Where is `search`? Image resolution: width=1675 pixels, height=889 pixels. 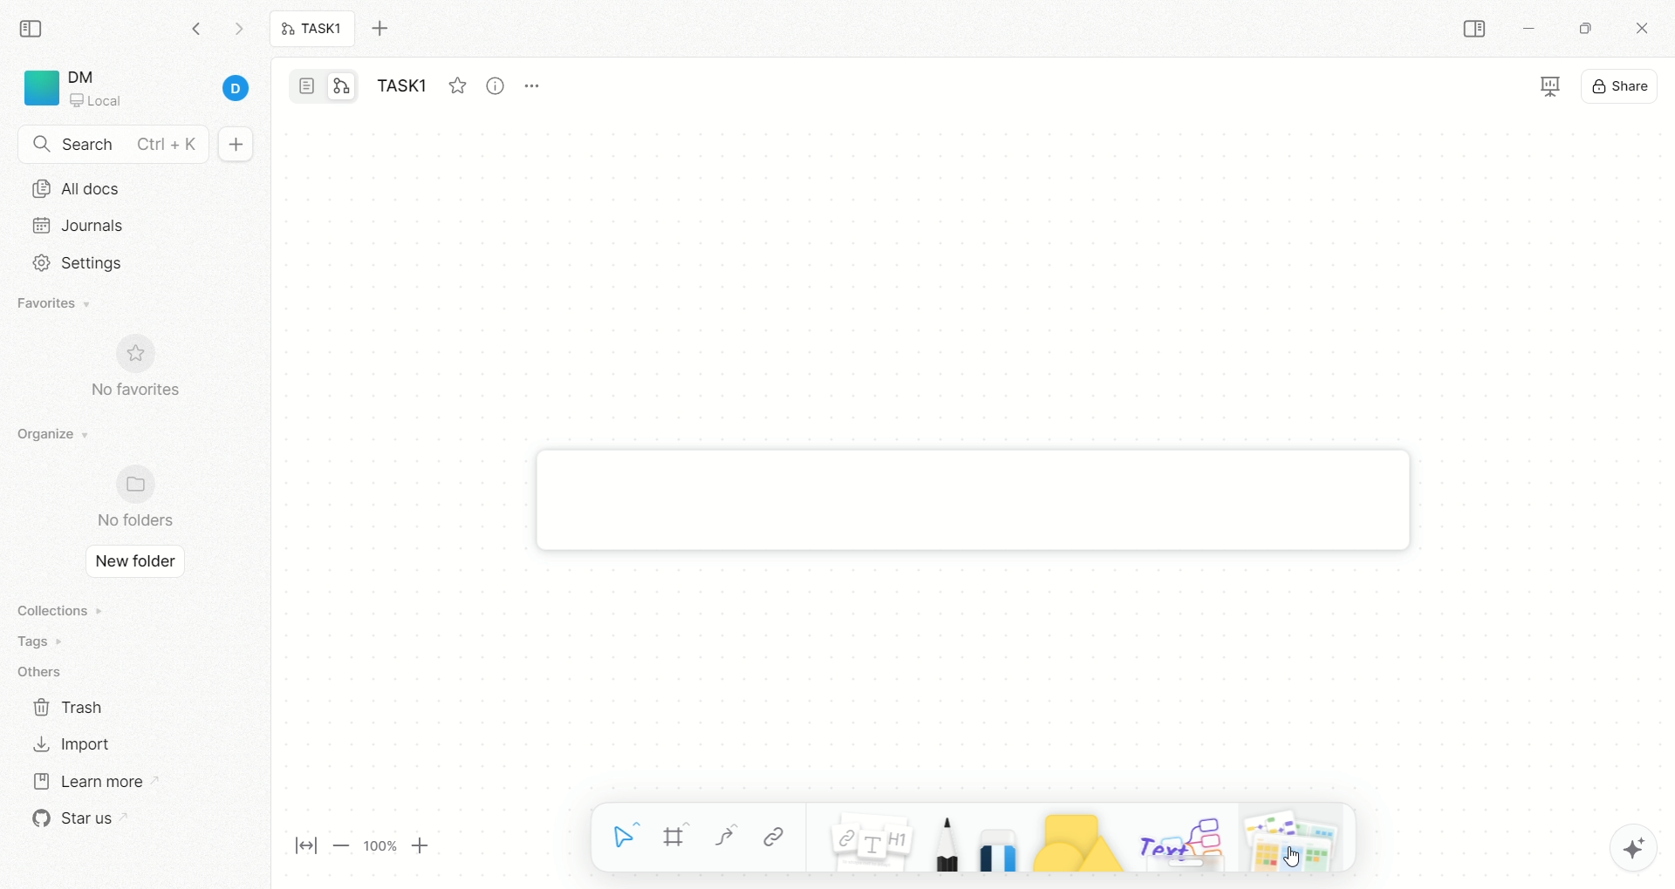
search is located at coordinates (113, 146).